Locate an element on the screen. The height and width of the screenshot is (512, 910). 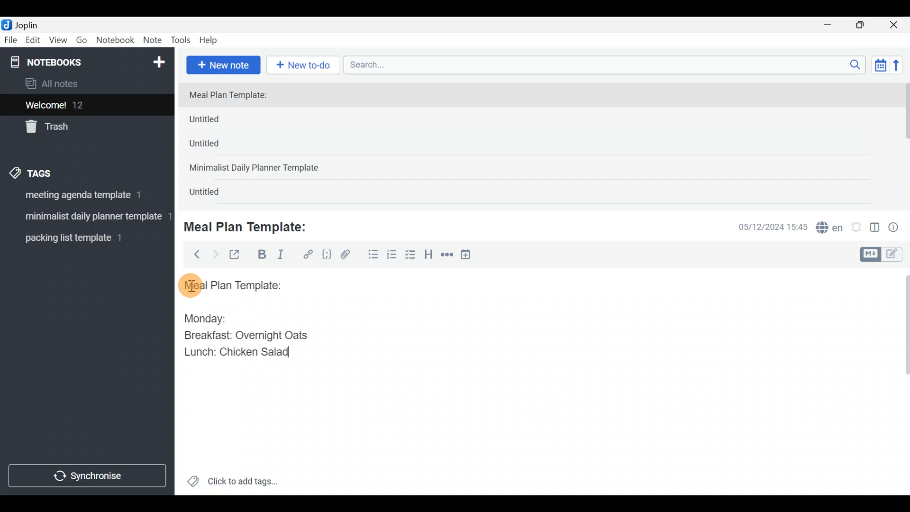
Notebook is located at coordinates (116, 40).